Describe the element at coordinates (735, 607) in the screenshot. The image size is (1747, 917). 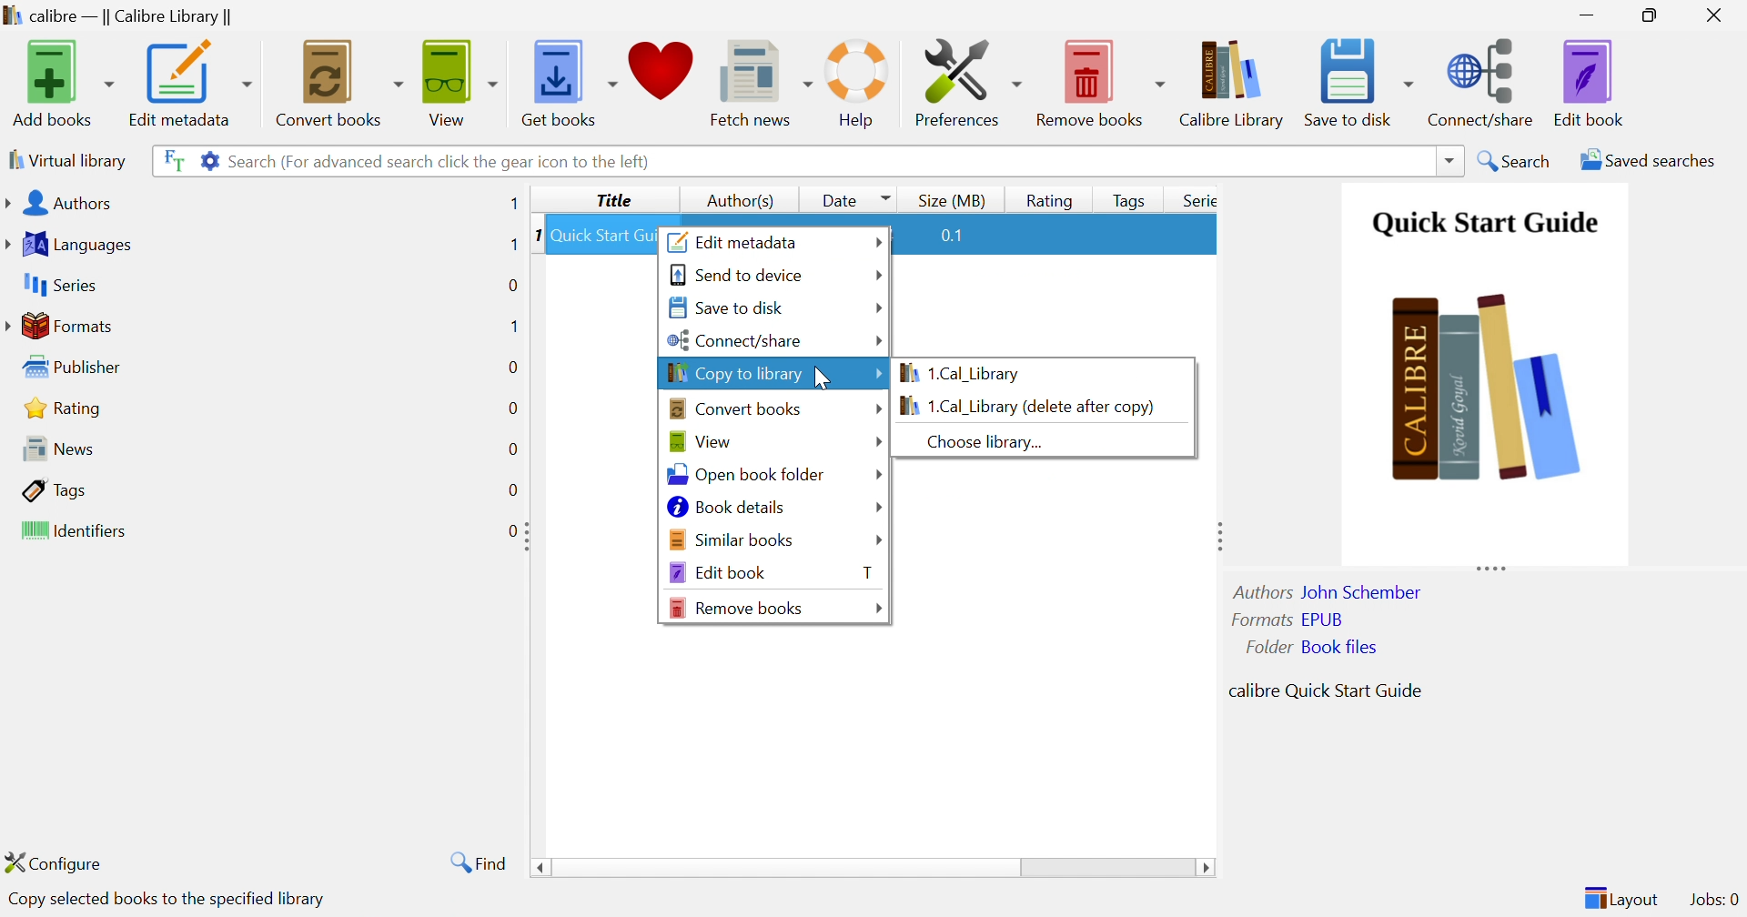
I see `Remove` at that location.